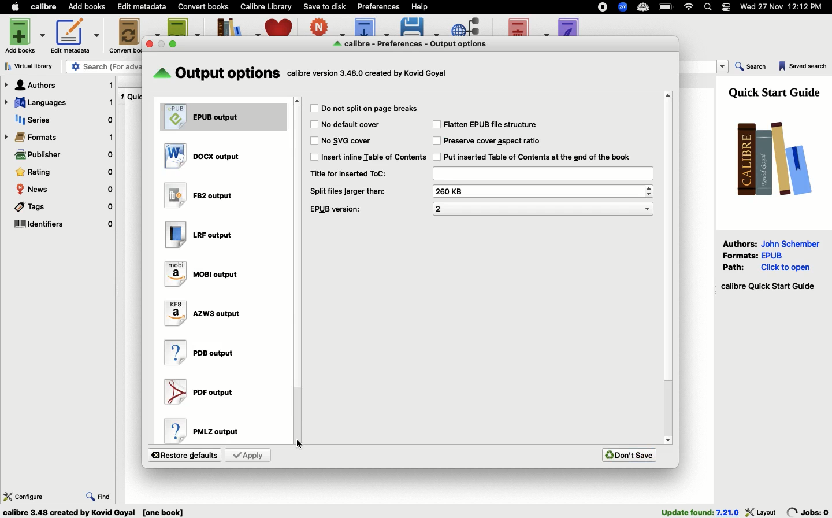 This screenshot has width=832, height=518. I want to click on close, so click(150, 44).